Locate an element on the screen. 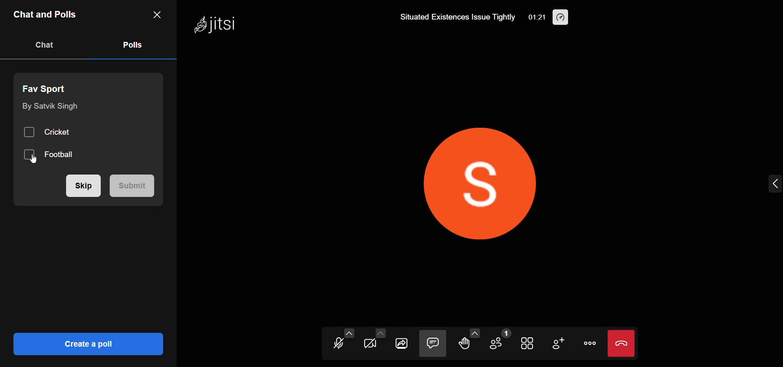 The height and width of the screenshot is (367, 783). camera is located at coordinates (367, 344).